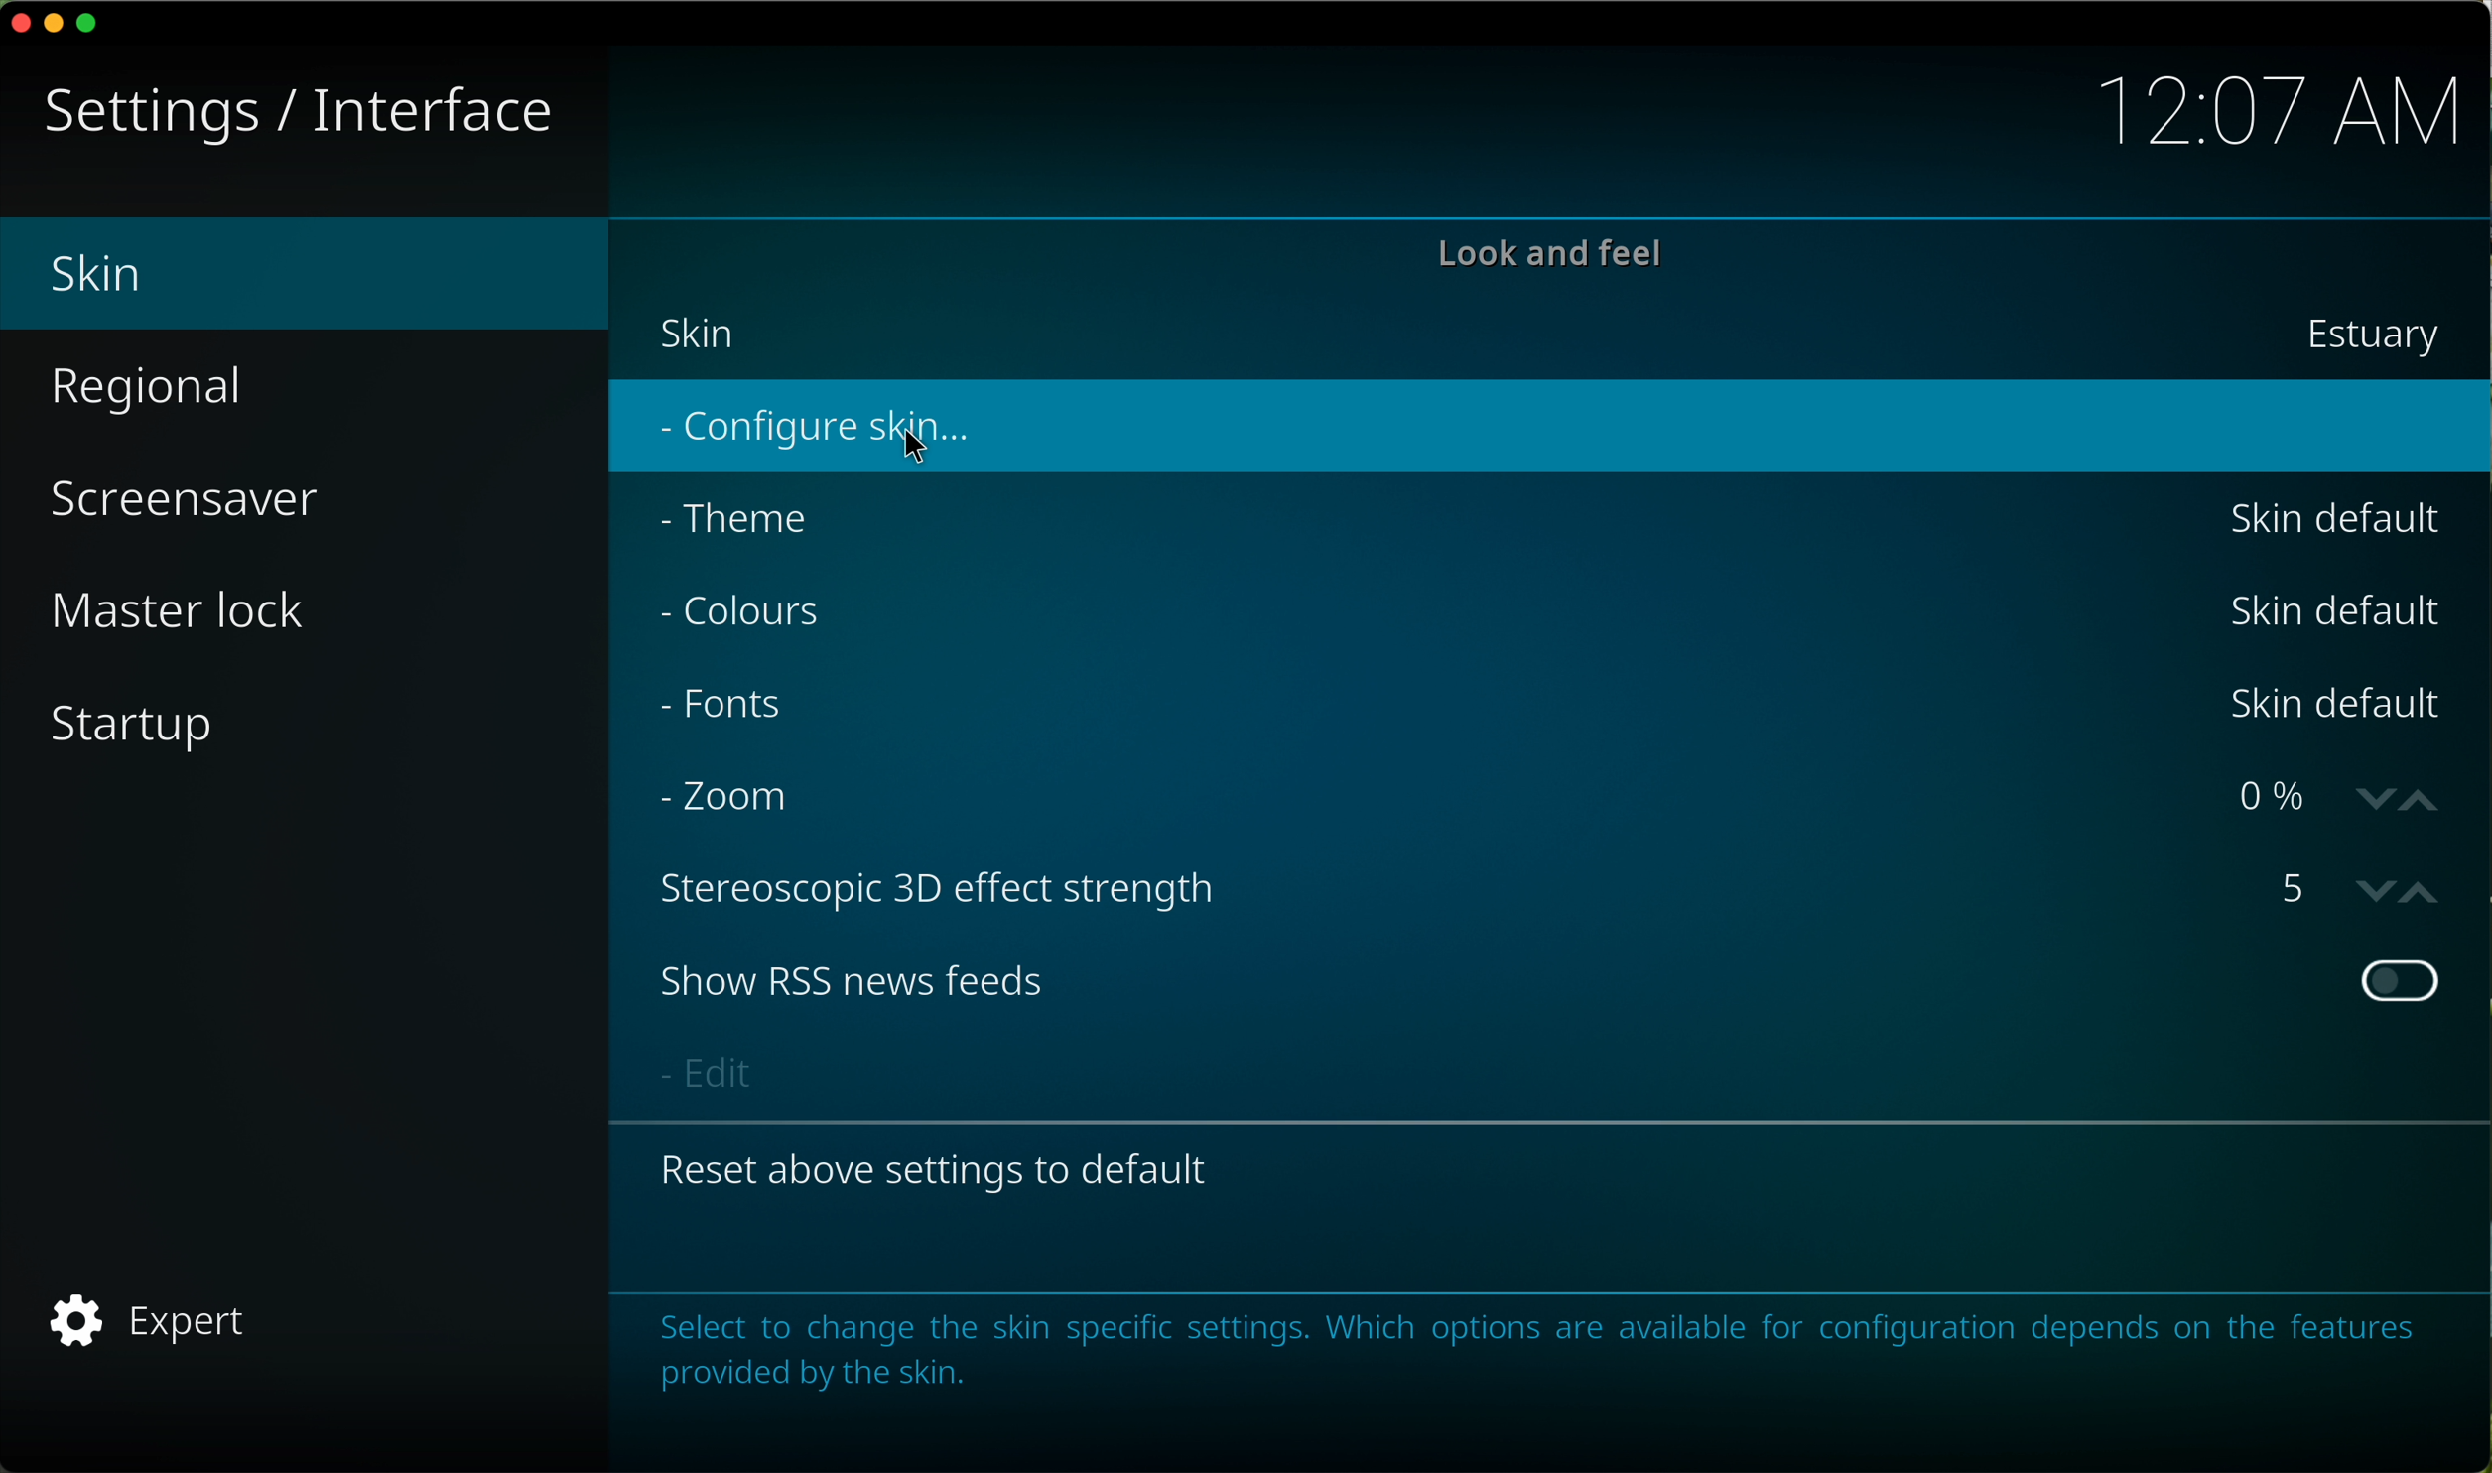  Describe the element at coordinates (1554, 616) in the screenshot. I see `colours` at that location.